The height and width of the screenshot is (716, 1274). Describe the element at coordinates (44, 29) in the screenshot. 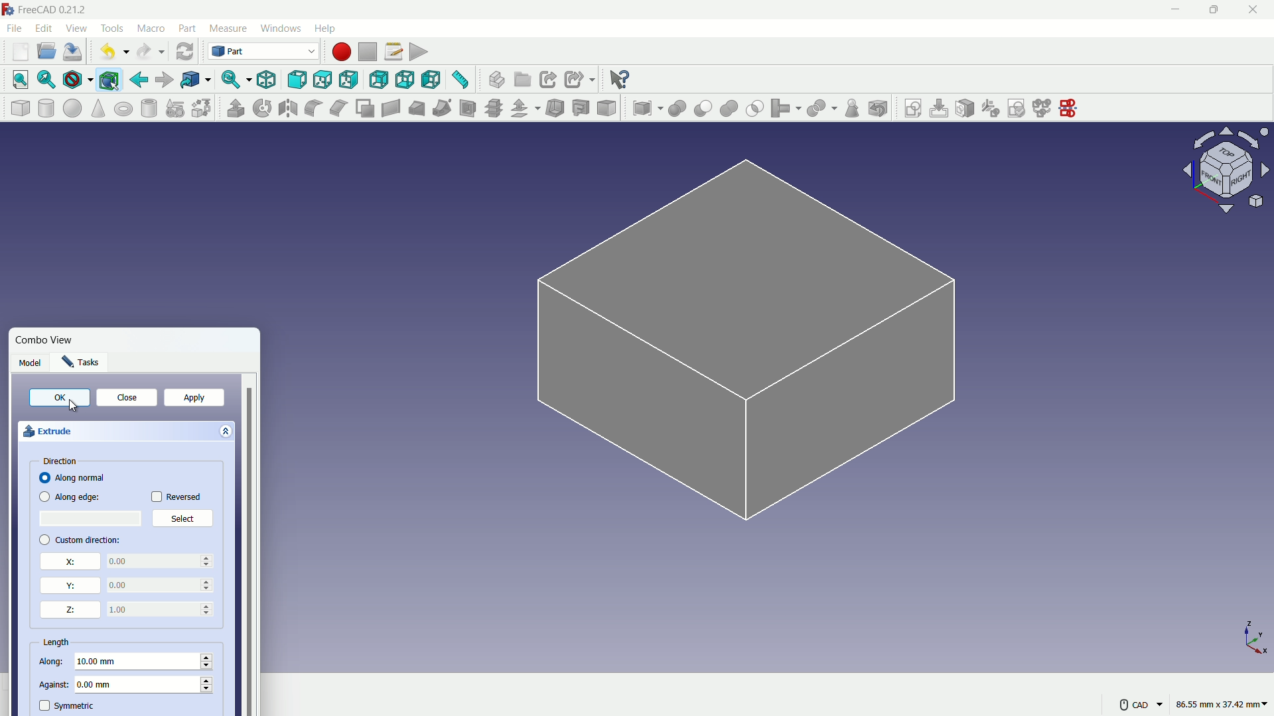

I see `edit` at that location.